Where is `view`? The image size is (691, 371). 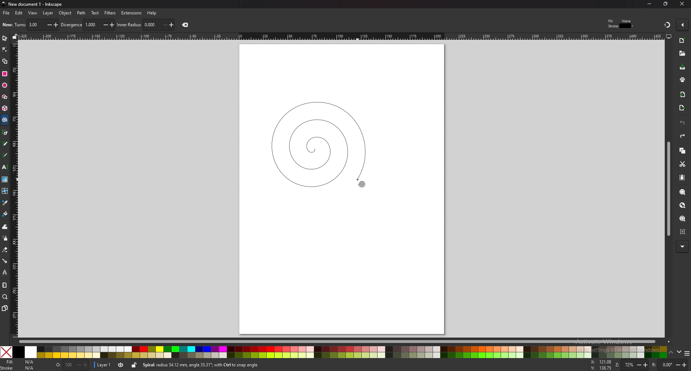 view is located at coordinates (33, 13).